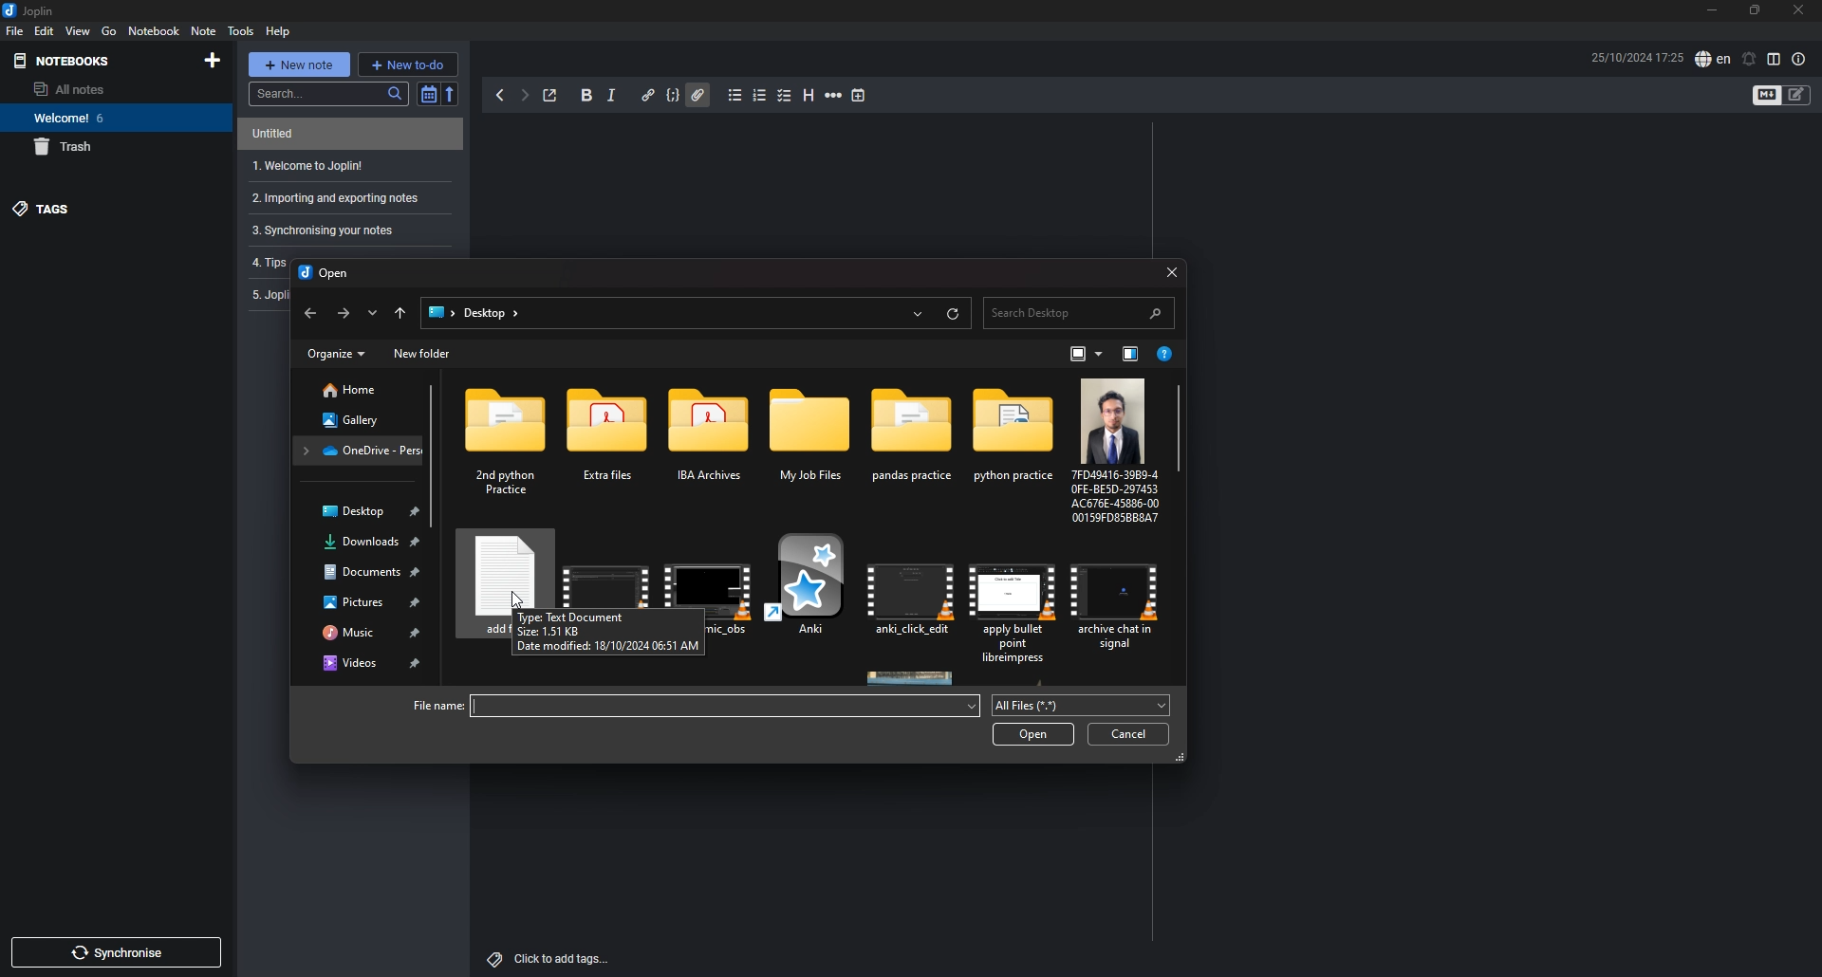 This screenshot has width=1822, height=977. Describe the element at coordinates (952, 315) in the screenshot. I see `reload` at that location.